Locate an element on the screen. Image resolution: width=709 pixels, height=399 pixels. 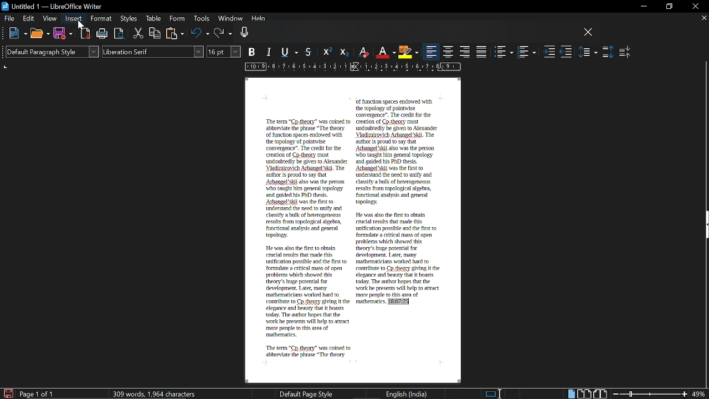
Undo is located at coordinates (200, 34).